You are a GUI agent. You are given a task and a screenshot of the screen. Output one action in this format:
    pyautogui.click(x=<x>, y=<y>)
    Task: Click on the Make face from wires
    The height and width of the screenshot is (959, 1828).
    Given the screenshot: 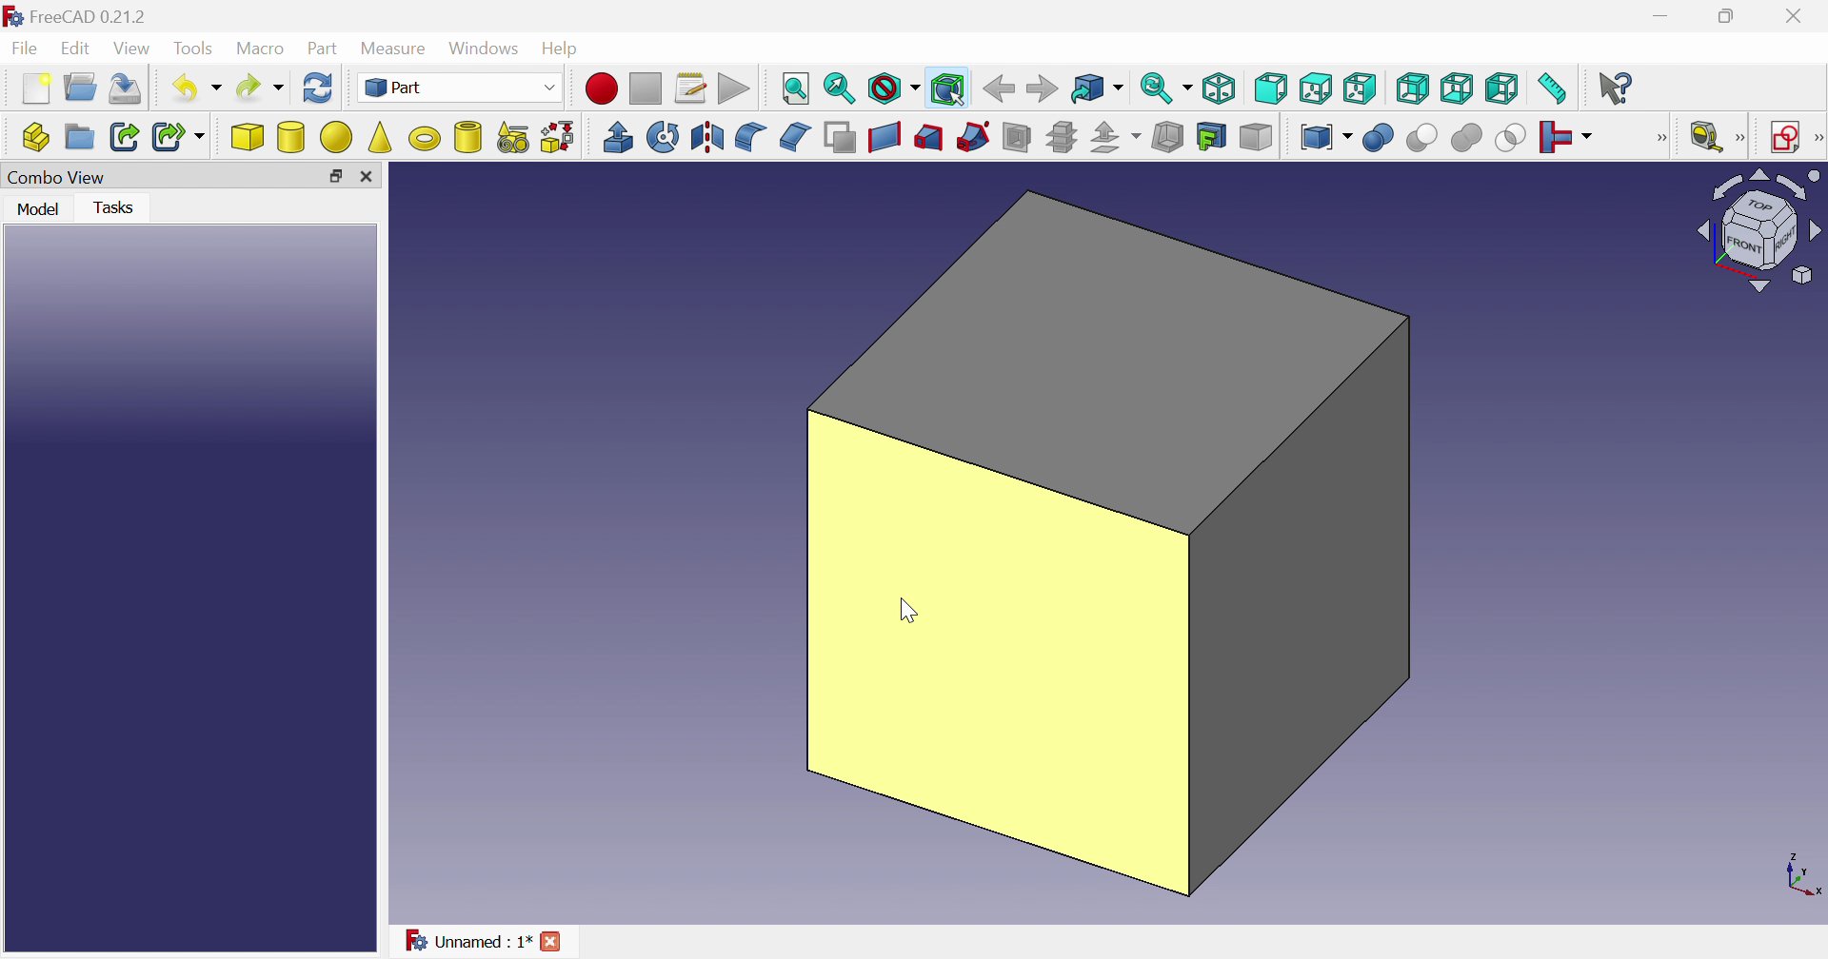 What is the action you would take?
    pyautogui.click(x=841, y=136)
    